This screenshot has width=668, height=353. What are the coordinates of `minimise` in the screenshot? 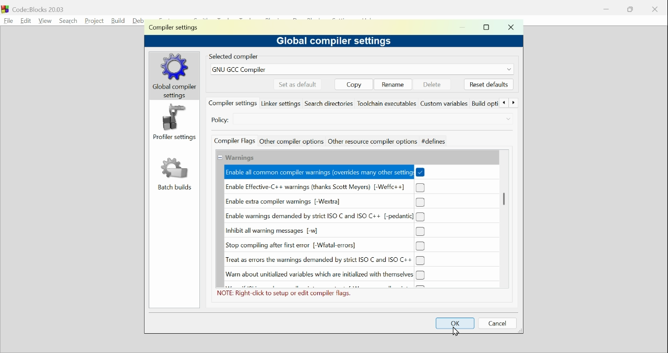 It's located at (606, 9).